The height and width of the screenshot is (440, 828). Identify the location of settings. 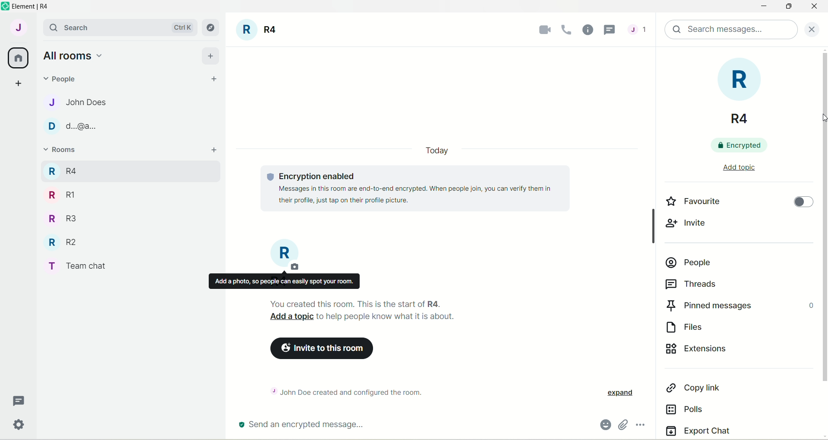
(20, 426).